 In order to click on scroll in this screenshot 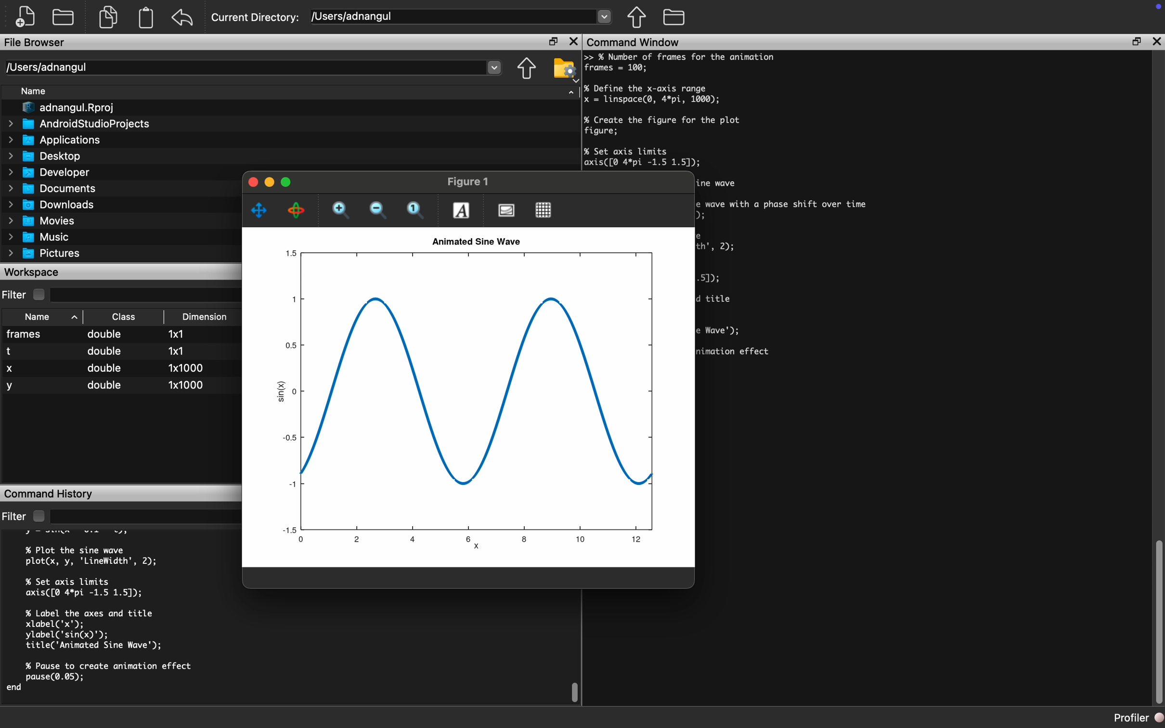, I will do `click(576, 689)`.